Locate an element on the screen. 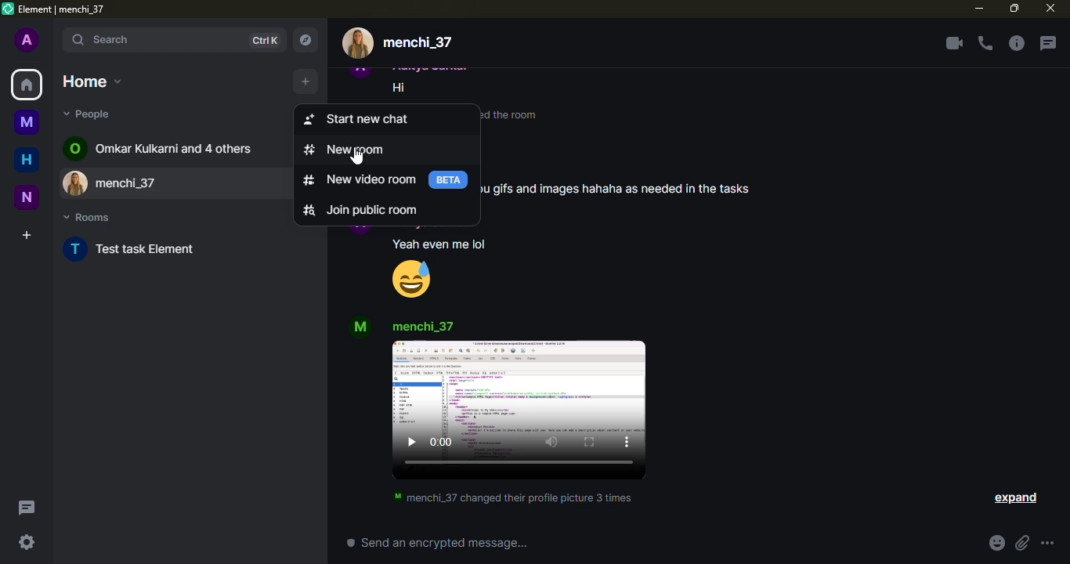  Element | menchi_37 is located at coordinates (62, 9).